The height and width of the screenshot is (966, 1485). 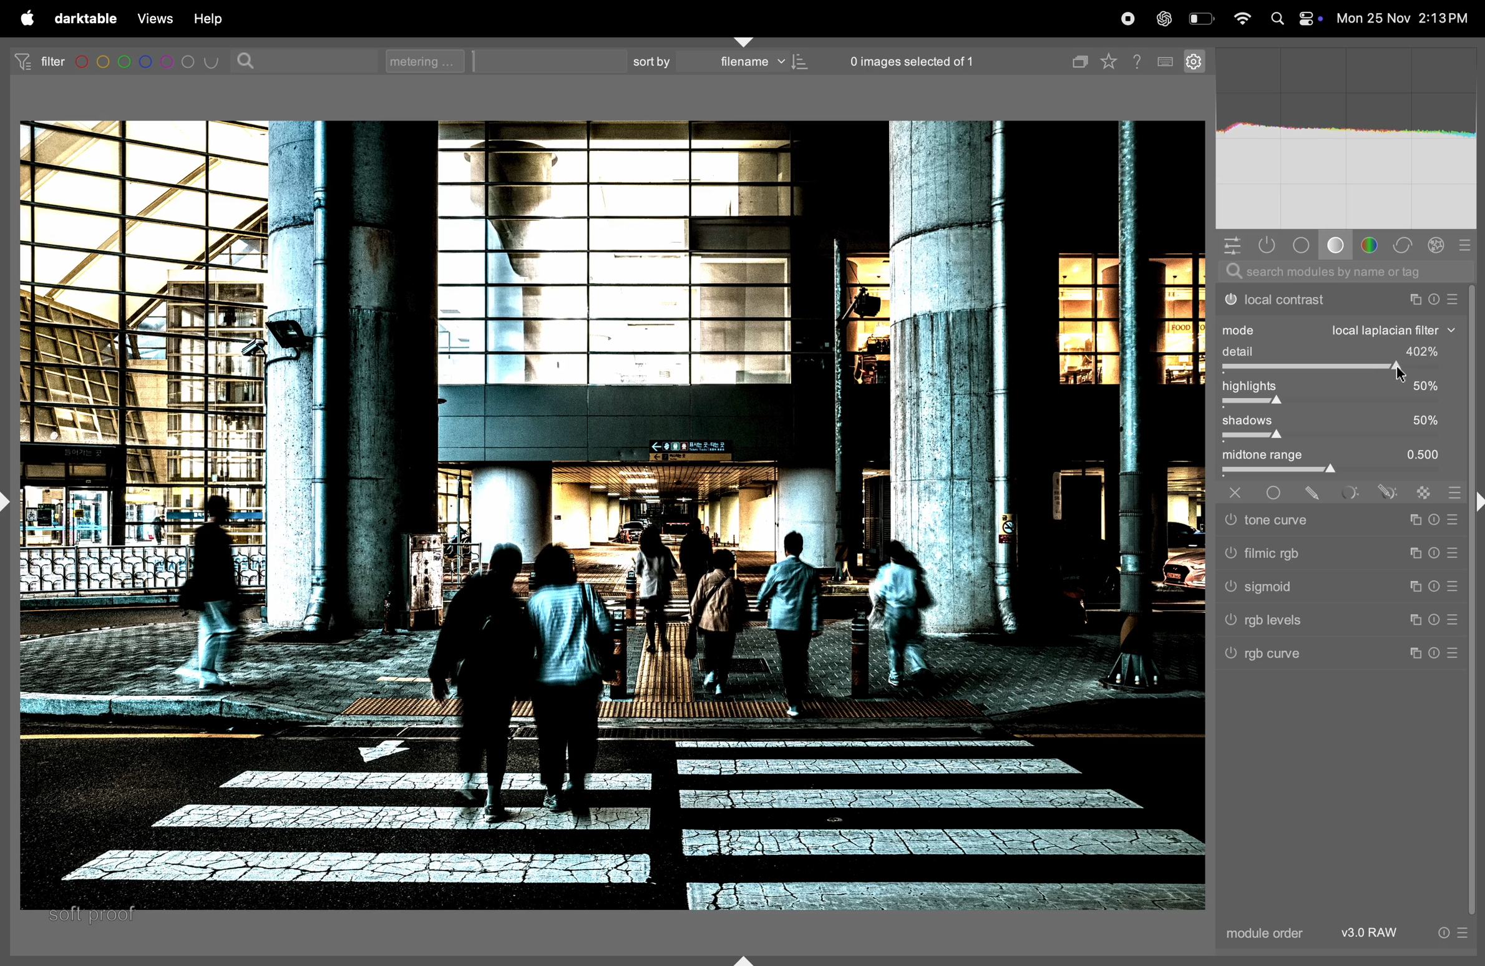 I want to click on tone curve switched off, so click(x=1229, y=520).